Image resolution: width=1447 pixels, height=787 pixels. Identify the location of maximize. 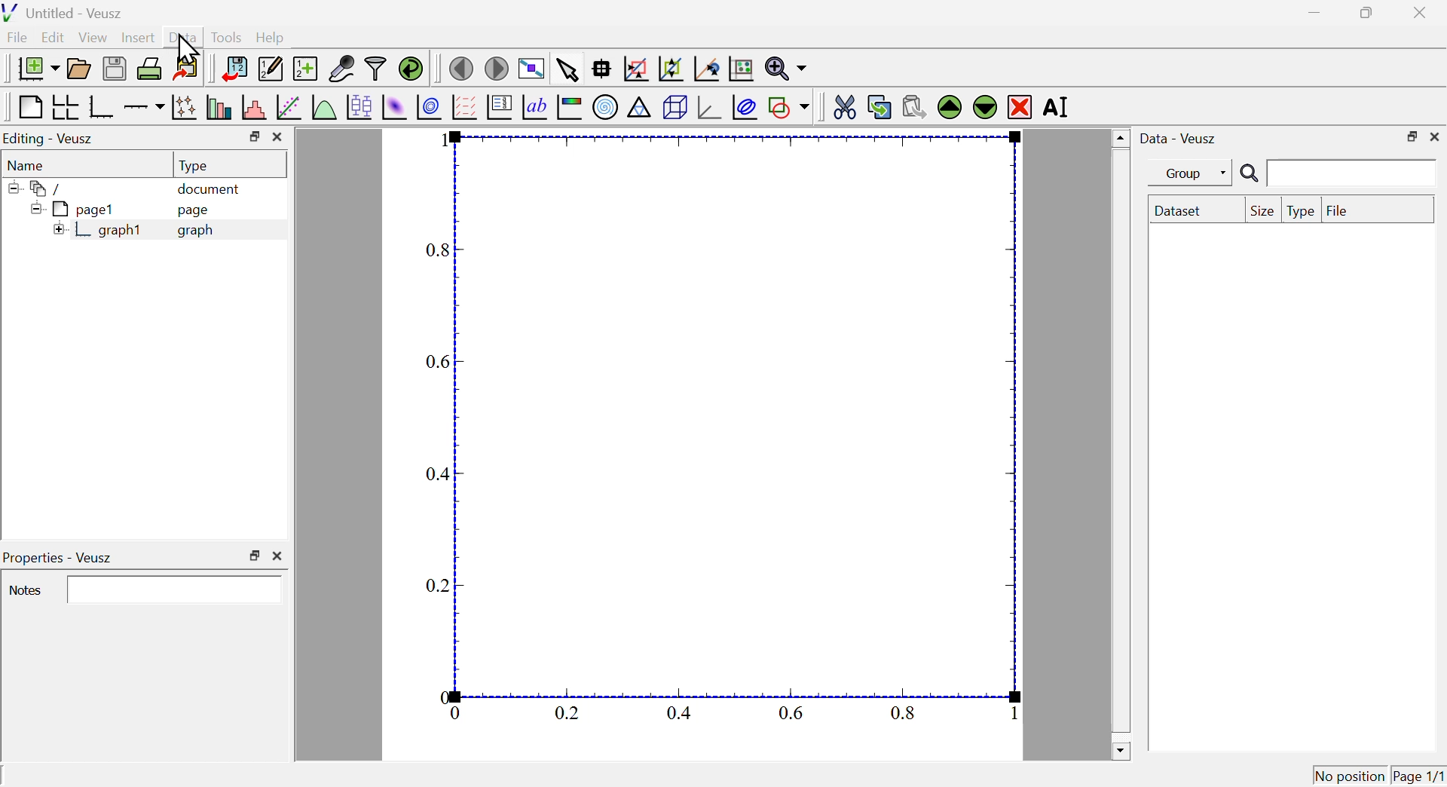
(252, 136).